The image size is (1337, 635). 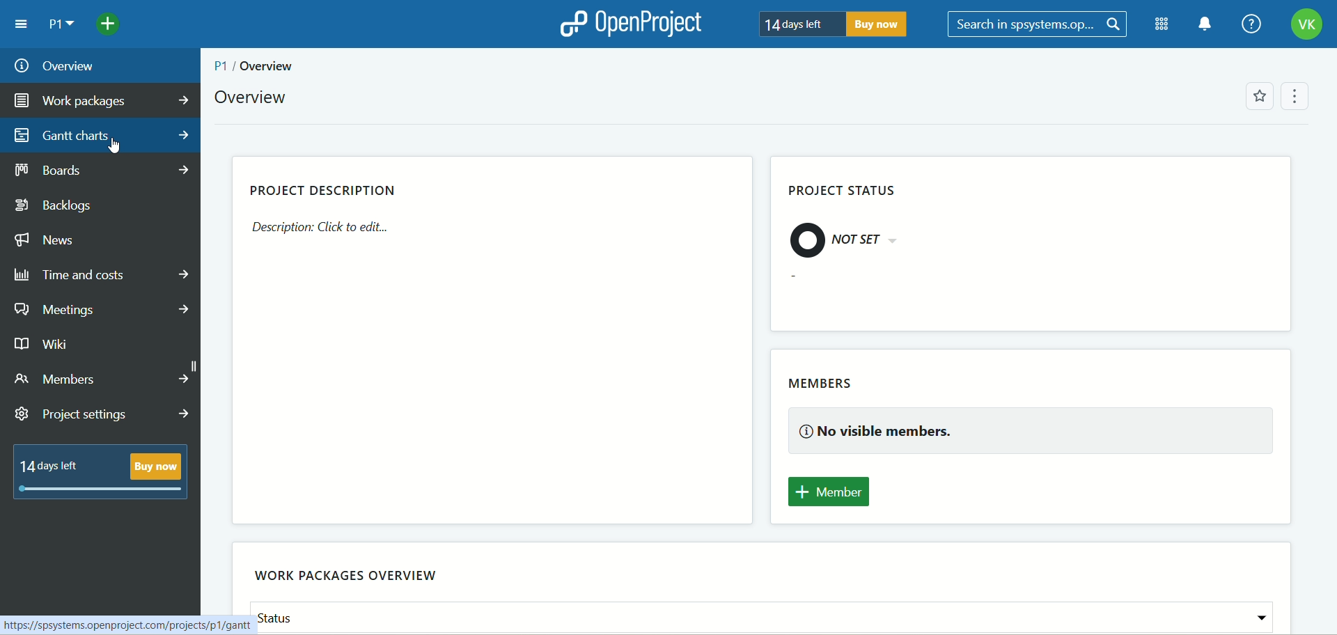 What do you see at coordinates (354, 581) in the screenshot?
I see `overview` at bounding box center [354, 581].